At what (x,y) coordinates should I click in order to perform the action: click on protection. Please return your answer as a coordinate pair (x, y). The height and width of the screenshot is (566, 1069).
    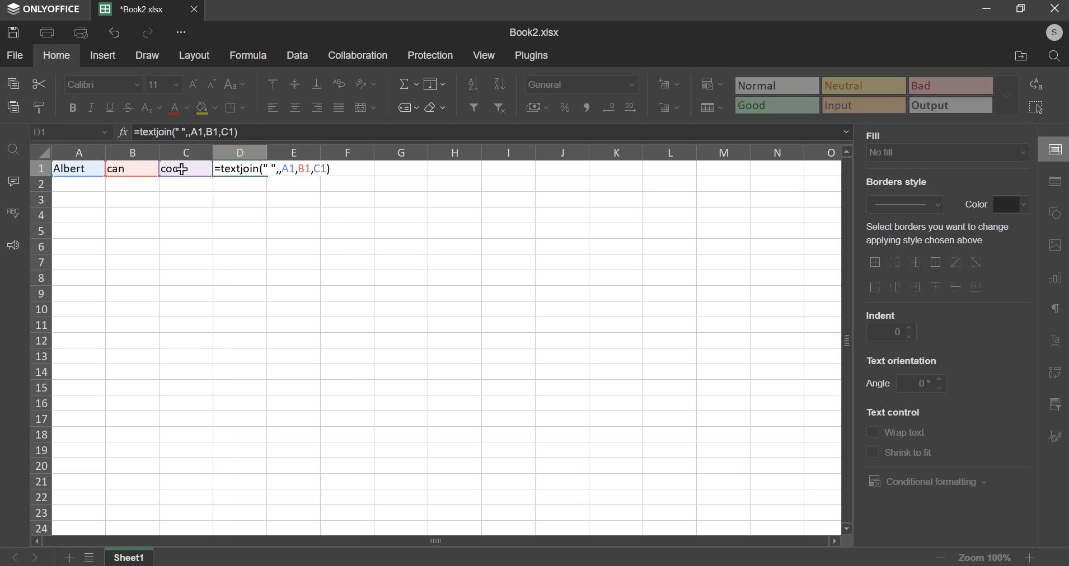
    Looking at the image, I should click on (433, 55).